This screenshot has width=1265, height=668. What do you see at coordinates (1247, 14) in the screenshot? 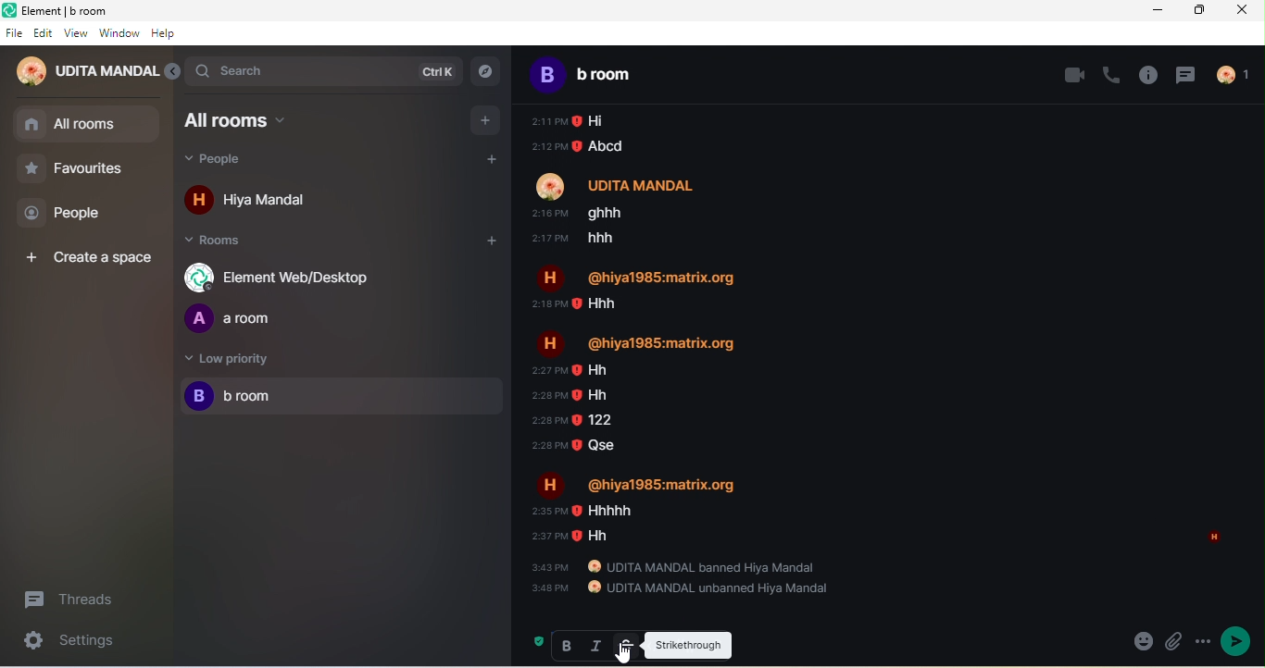
I see `close` at bounding box center [1247, 14].